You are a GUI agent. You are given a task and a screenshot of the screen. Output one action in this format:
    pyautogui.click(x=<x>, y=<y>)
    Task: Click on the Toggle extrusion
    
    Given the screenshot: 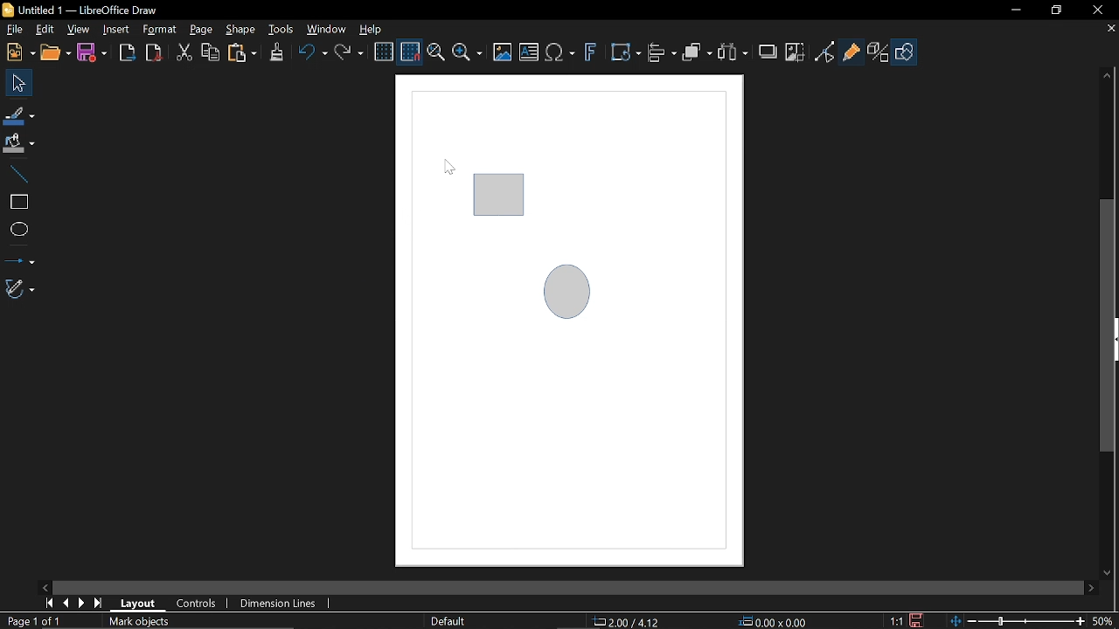 What is the action you would take?
    pyautogui.click(x=877, y=52)
    